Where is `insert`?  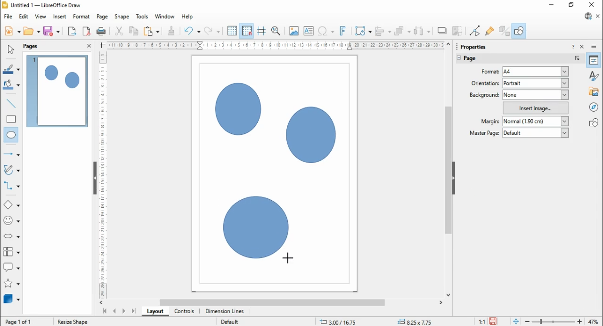 insert is located at coordinates (59, 17).